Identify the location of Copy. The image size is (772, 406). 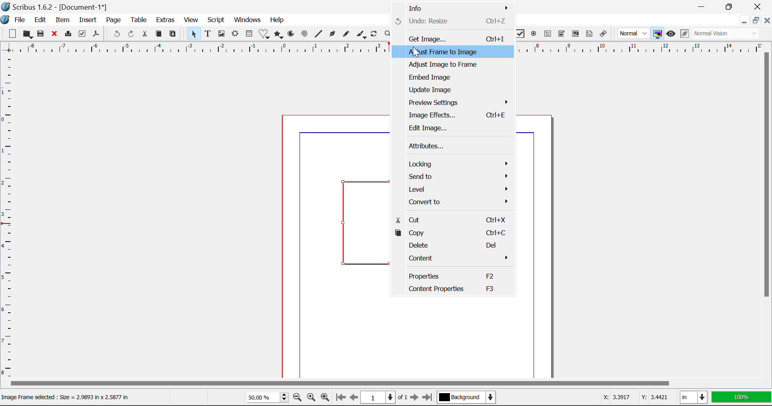
(158, 34).